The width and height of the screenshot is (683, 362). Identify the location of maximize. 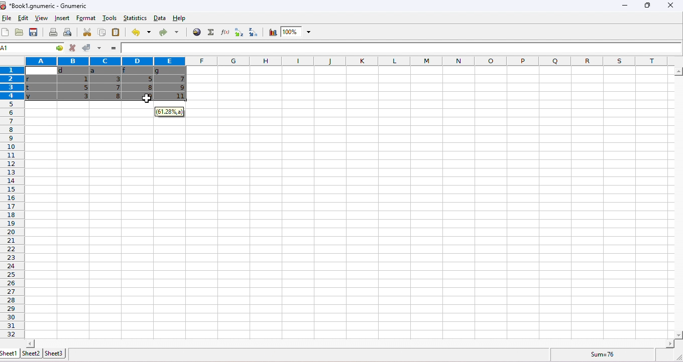
(646, 6).